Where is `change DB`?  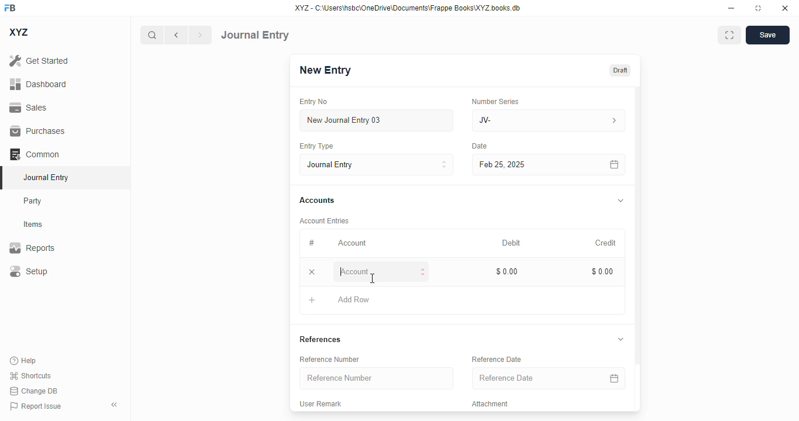 change DB is located at coordinates (34, 391).